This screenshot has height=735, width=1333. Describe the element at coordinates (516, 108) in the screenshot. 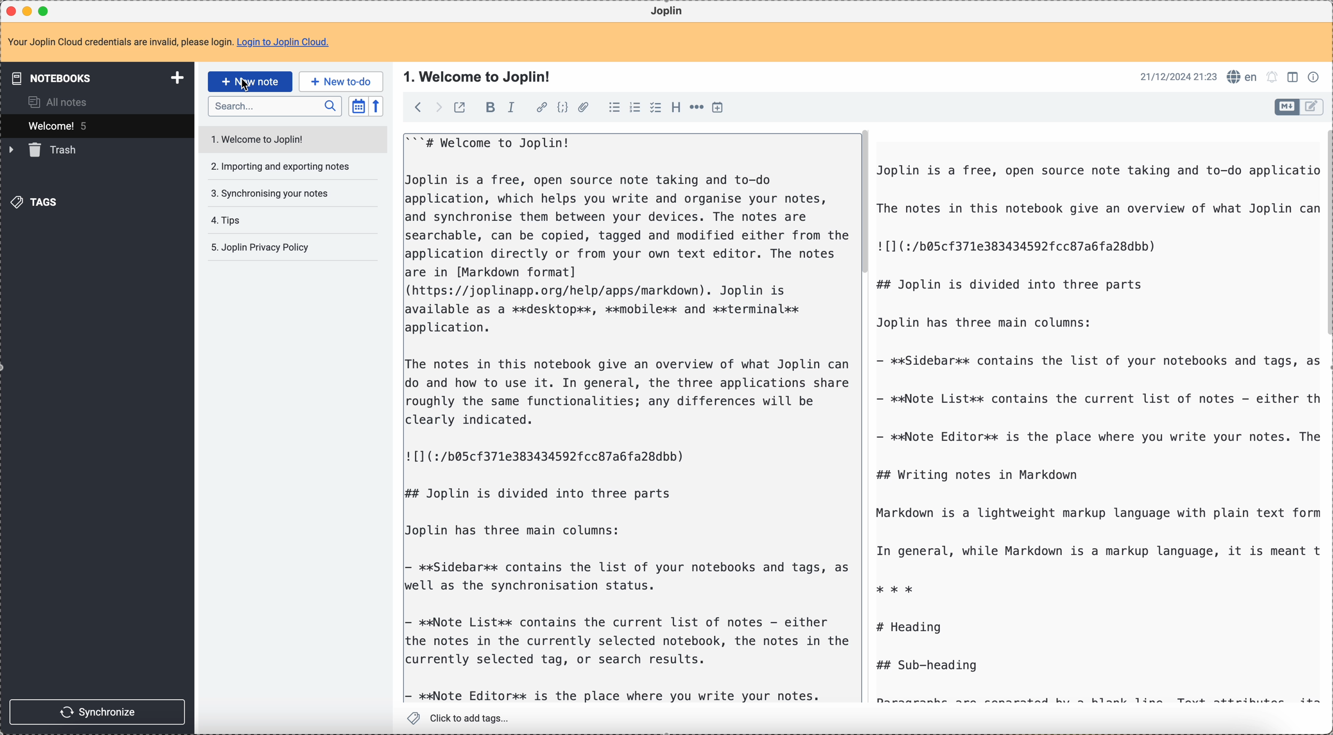

I see `italic` at that location.